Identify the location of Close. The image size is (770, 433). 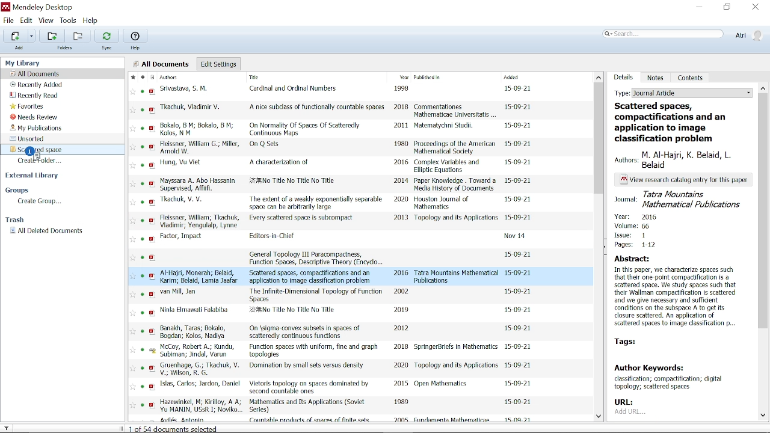
(756, 7).